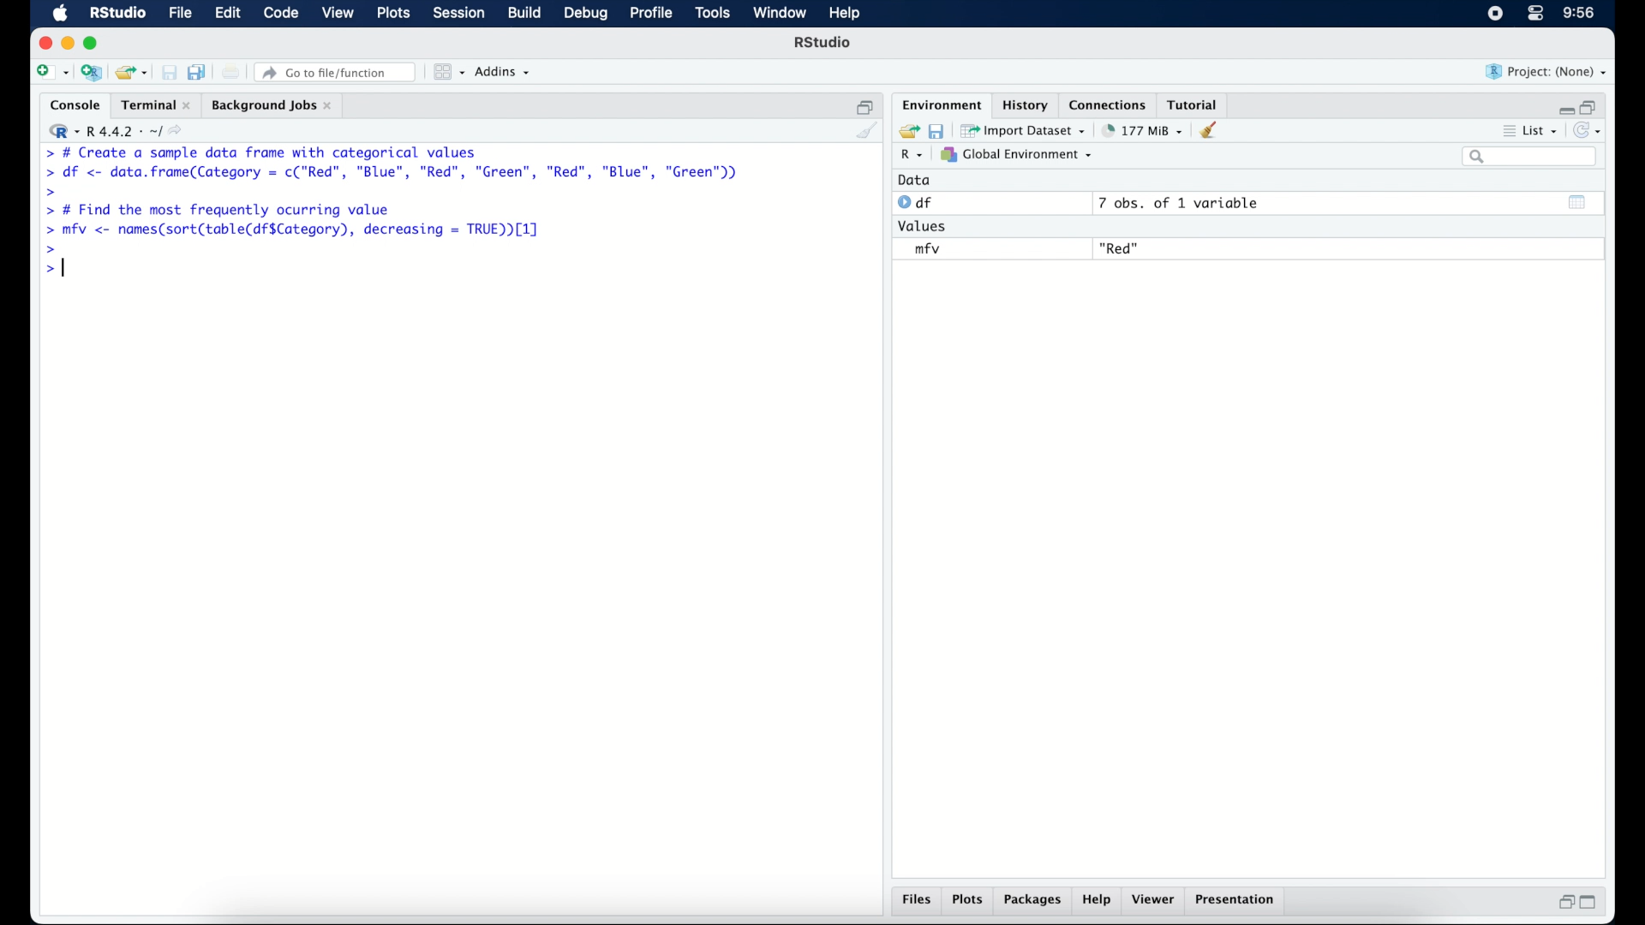 This screenshot has width=1645, height=925. What do you see at coordinates (1579, 205) in the screenshot?
I see `show output window` at bounding box center [1579, 205].